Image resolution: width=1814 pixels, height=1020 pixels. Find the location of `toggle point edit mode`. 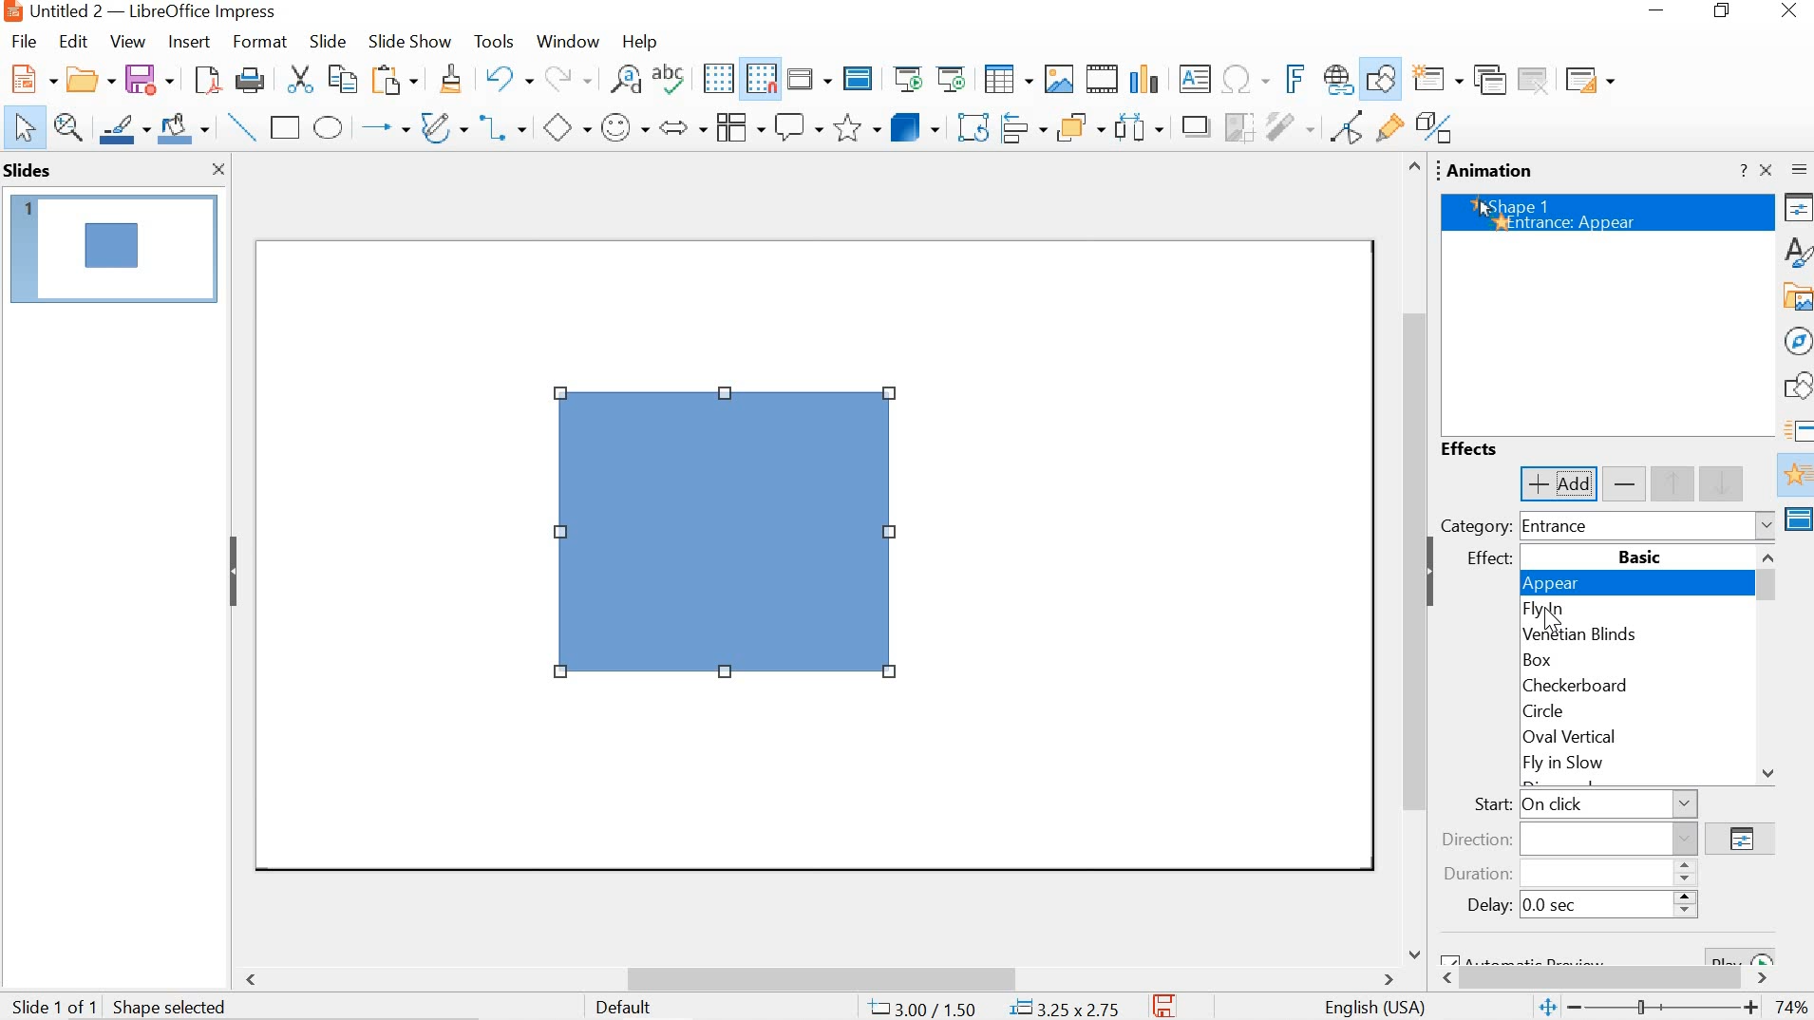

toggle point edit mode is located at coordinates (1347, 126).